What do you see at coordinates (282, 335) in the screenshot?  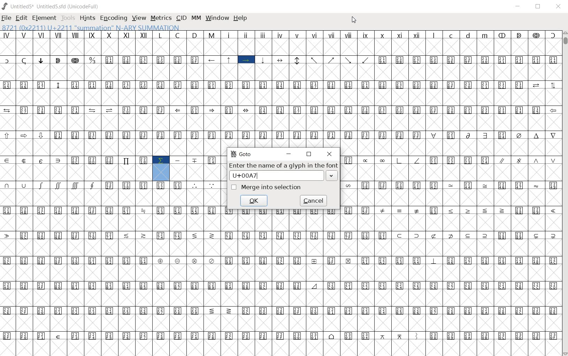 I see `special symbols` at bounding box center [282, 335].